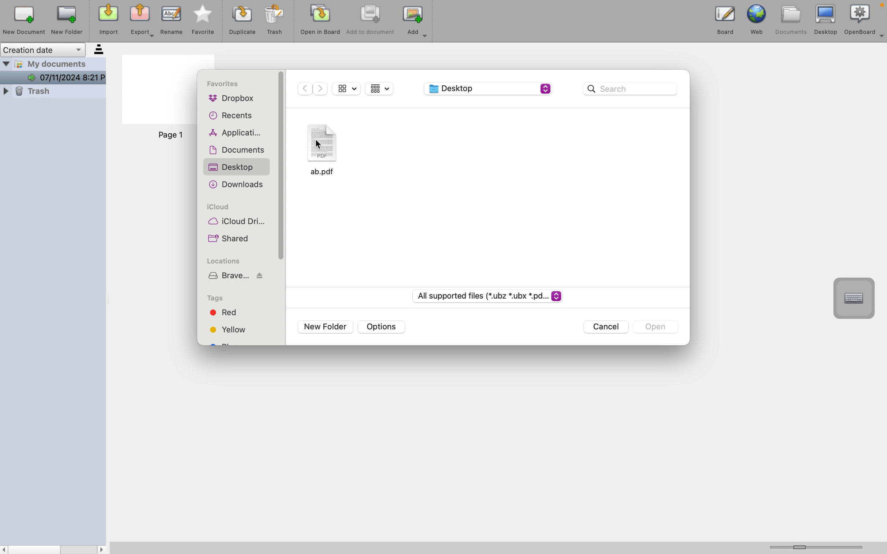 The image size is (887, 554). Describe the element at coordinates (22, 20) in the screenshot. I see `new document` at that location.